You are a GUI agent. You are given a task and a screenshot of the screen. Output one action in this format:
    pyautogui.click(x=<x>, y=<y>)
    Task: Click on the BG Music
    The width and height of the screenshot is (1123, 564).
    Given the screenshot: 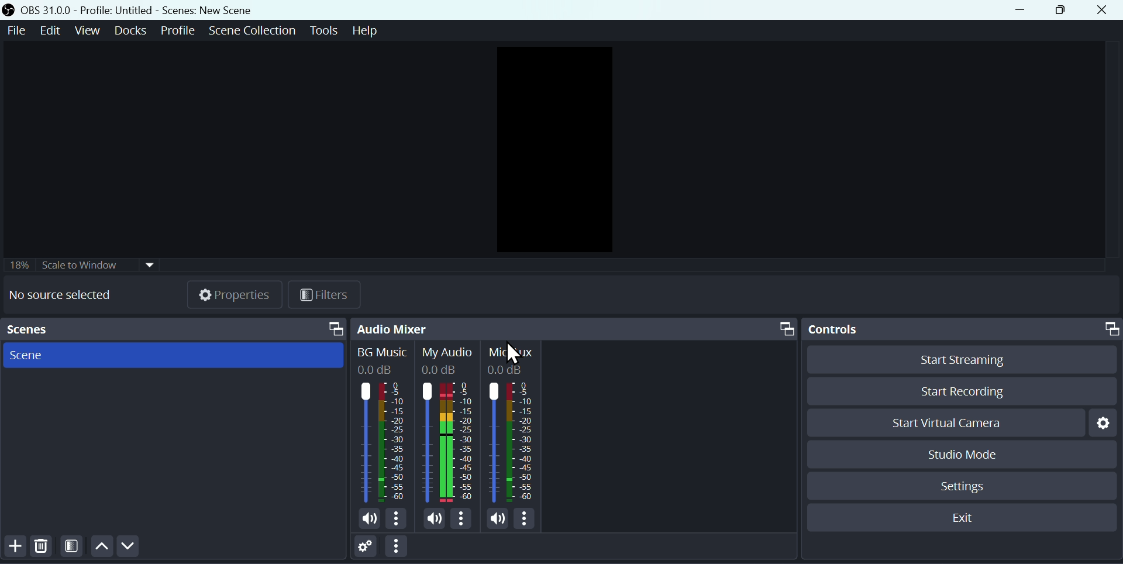 What is the action you would take?
    pyautogui.click(x=379, y=350)
    